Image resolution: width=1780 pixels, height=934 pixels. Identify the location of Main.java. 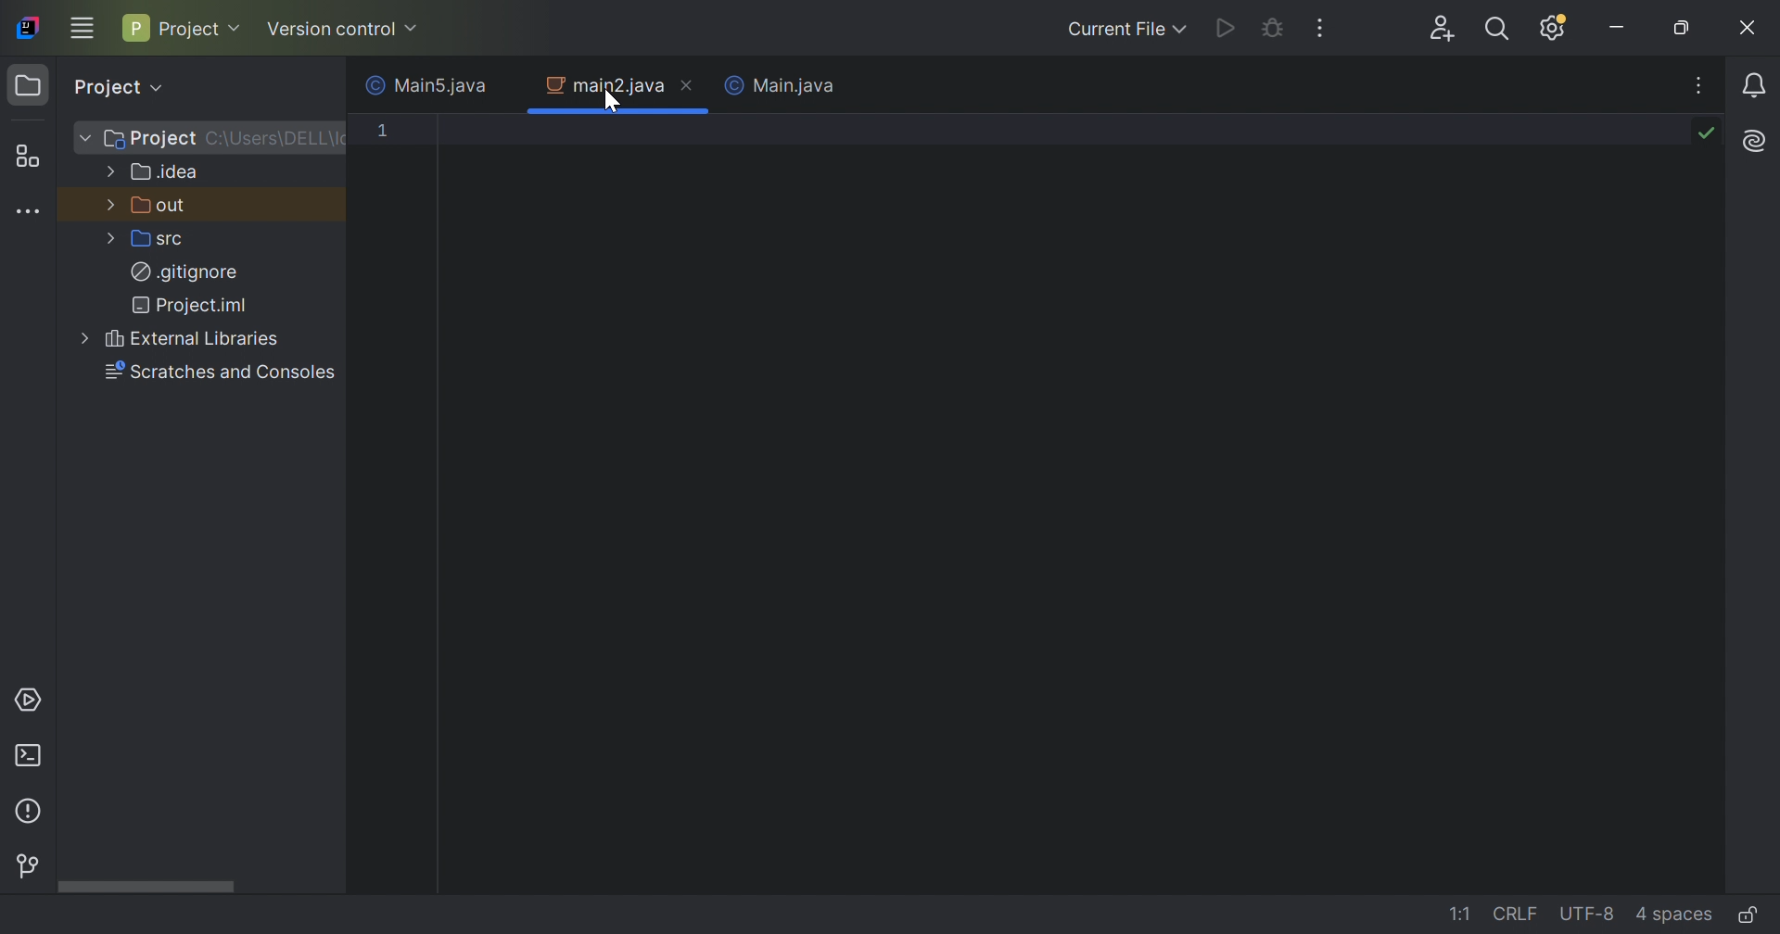
(795, 90).